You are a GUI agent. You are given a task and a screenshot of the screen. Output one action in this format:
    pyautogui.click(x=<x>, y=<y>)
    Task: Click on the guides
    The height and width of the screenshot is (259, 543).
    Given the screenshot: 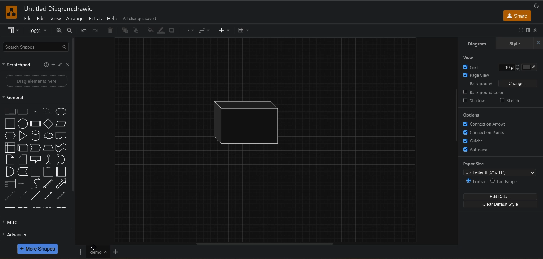 What is the action you would take?
    pyautogui.click(x=477, y=141)
    